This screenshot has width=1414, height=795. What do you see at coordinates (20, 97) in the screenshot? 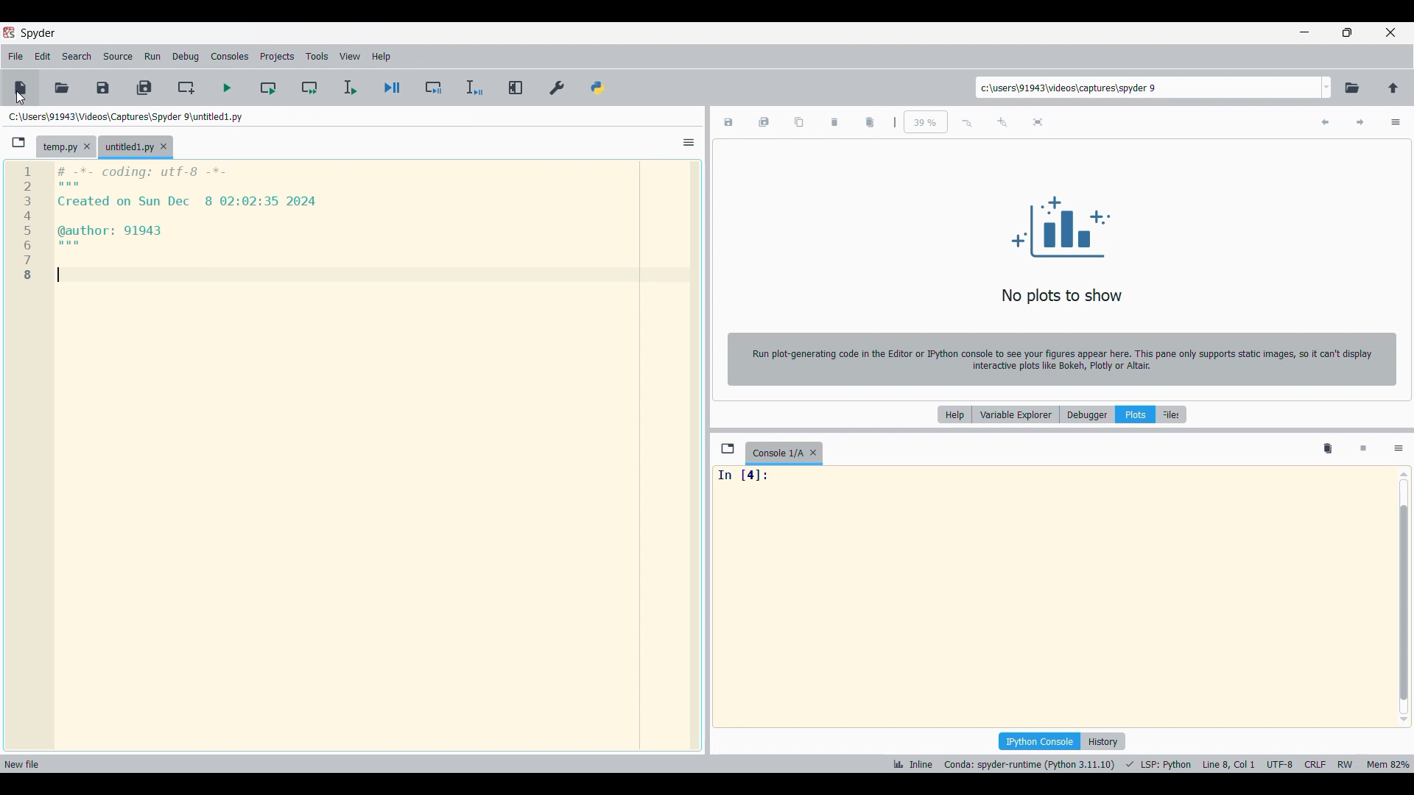
I see `Cursor position unchanged after clicking on New file` at bounding box center [20, 97].